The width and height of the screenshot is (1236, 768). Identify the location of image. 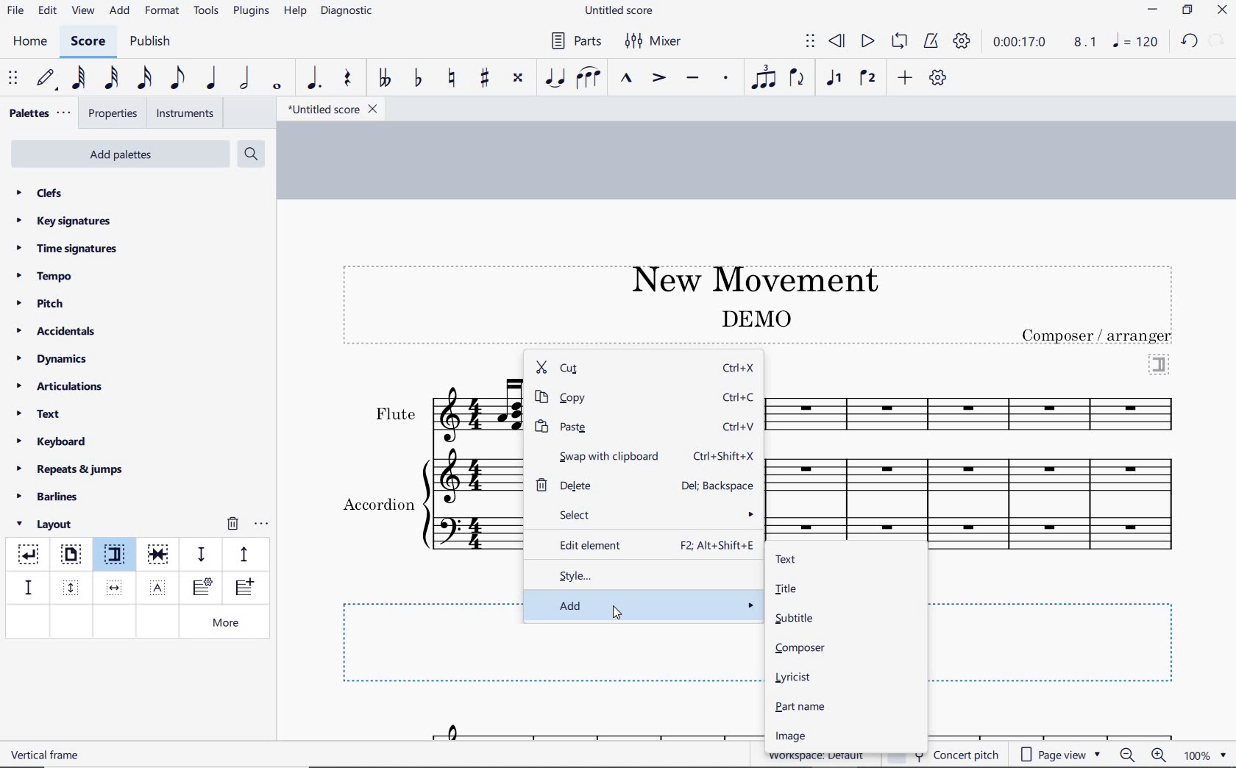
(789, 736).